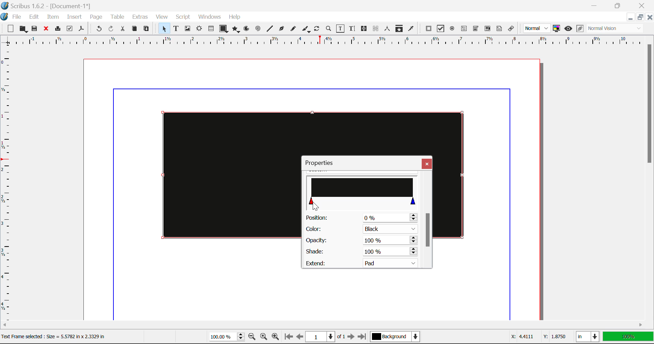 This screenshot has width=654, height=344. I want to click on Edit, so click(34, 17).